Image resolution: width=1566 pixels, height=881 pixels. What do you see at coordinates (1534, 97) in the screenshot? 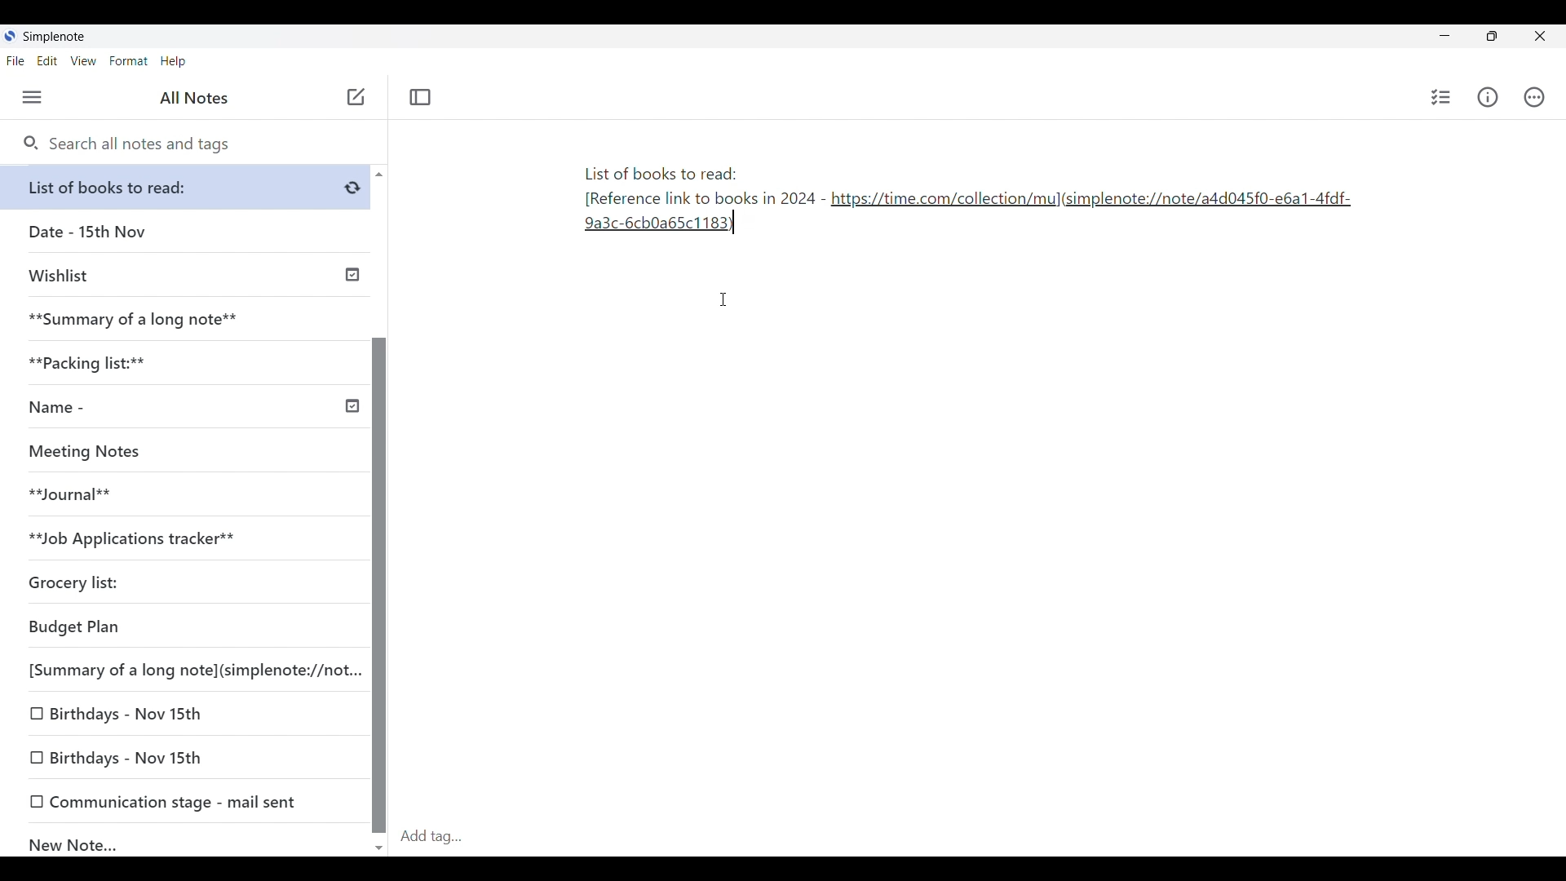
I see `Actions` at bounding box center [1534, 97].